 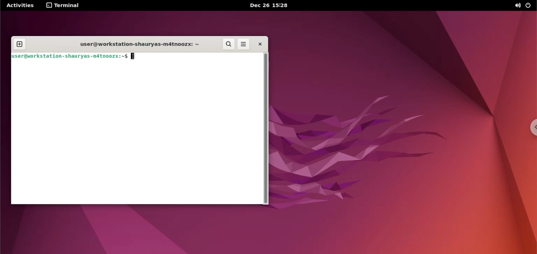 I want to click on cursor, so click(x=135, y=57).